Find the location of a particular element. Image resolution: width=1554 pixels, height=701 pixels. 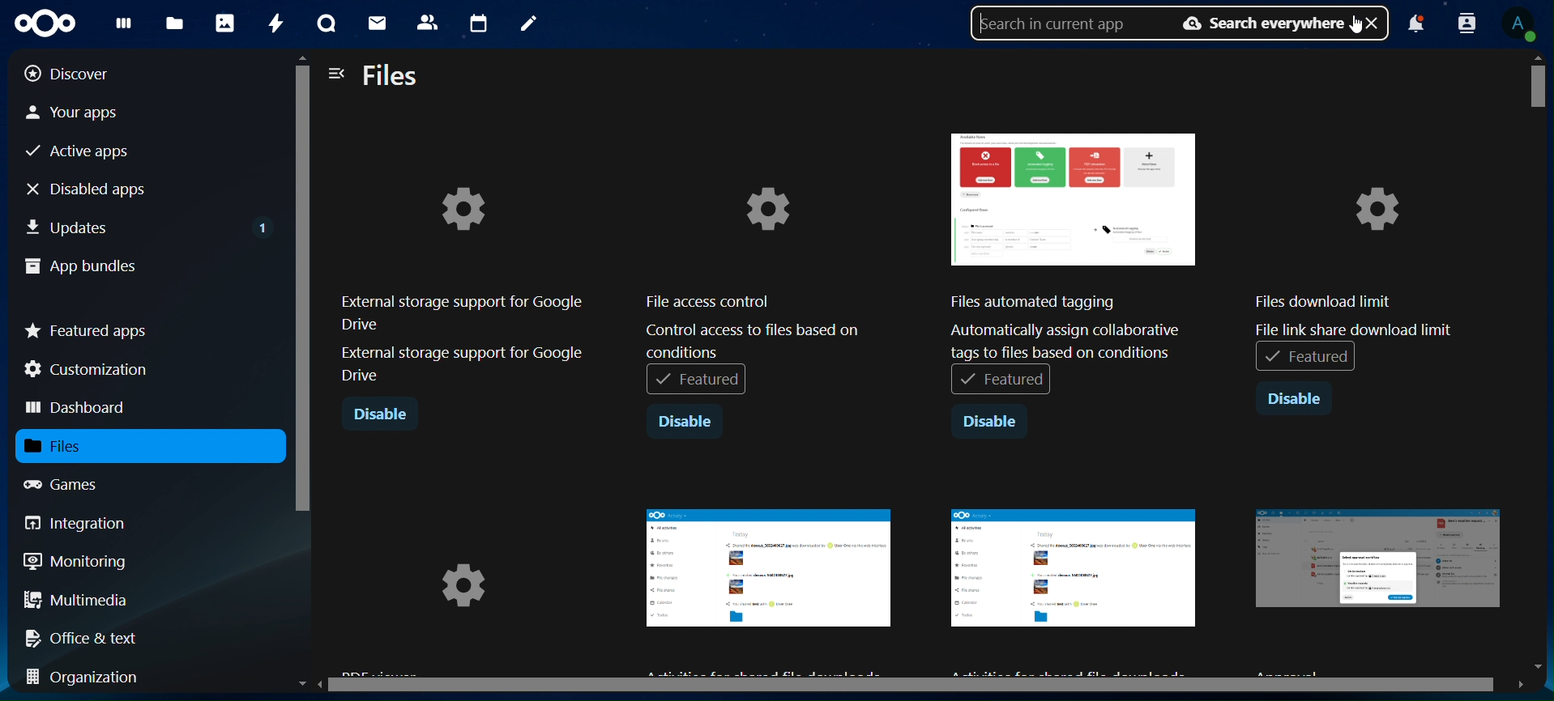

dashboard is located at coordinates (79, 409).